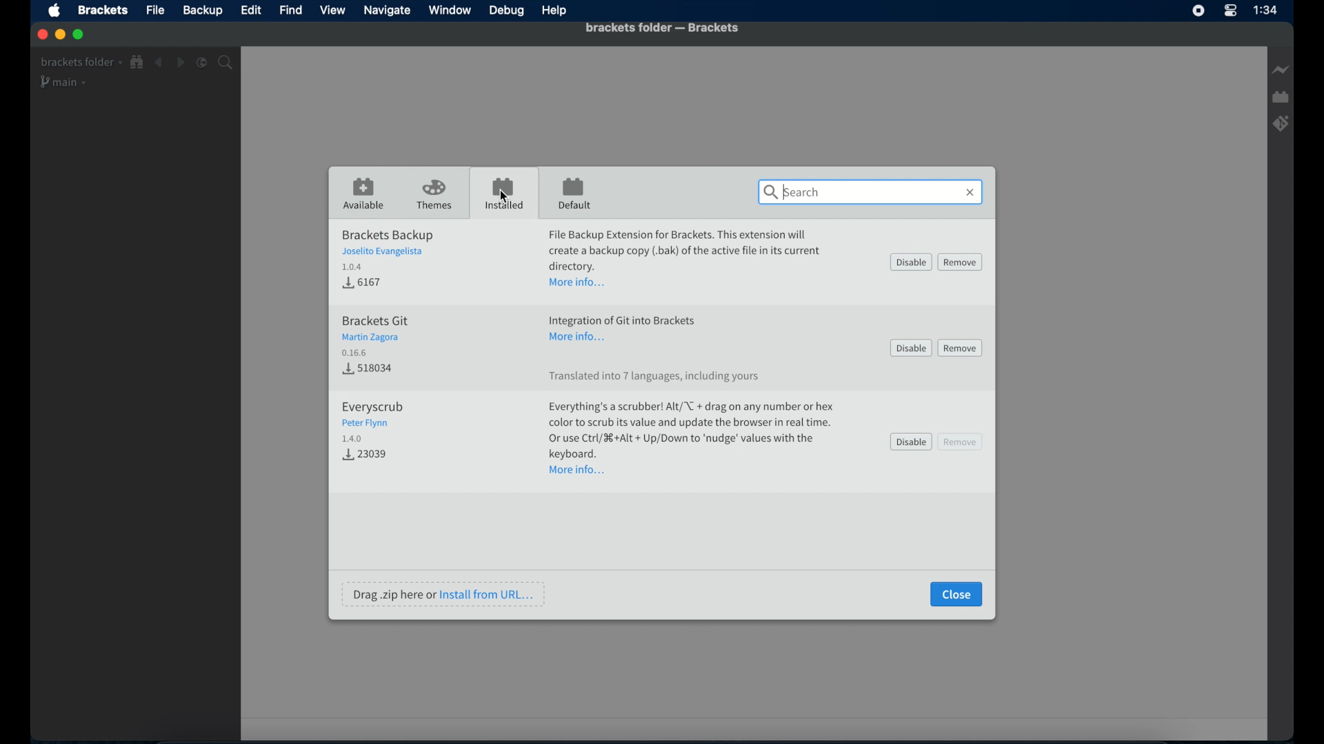 This screenshot has height=744, width=1324. Describe the element at coordinates (575, 193) in the screenshot. I see `default` at that location.